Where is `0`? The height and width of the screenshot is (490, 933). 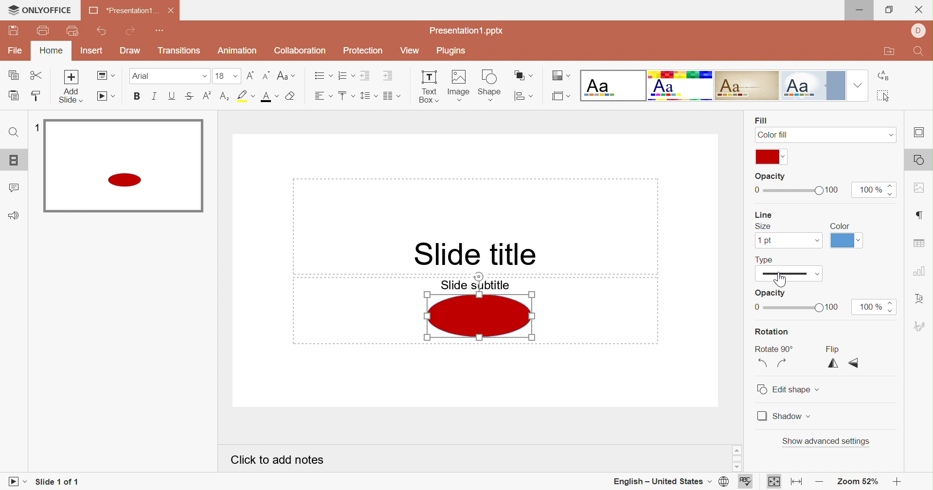
0 is located at coordinates (756, 191).